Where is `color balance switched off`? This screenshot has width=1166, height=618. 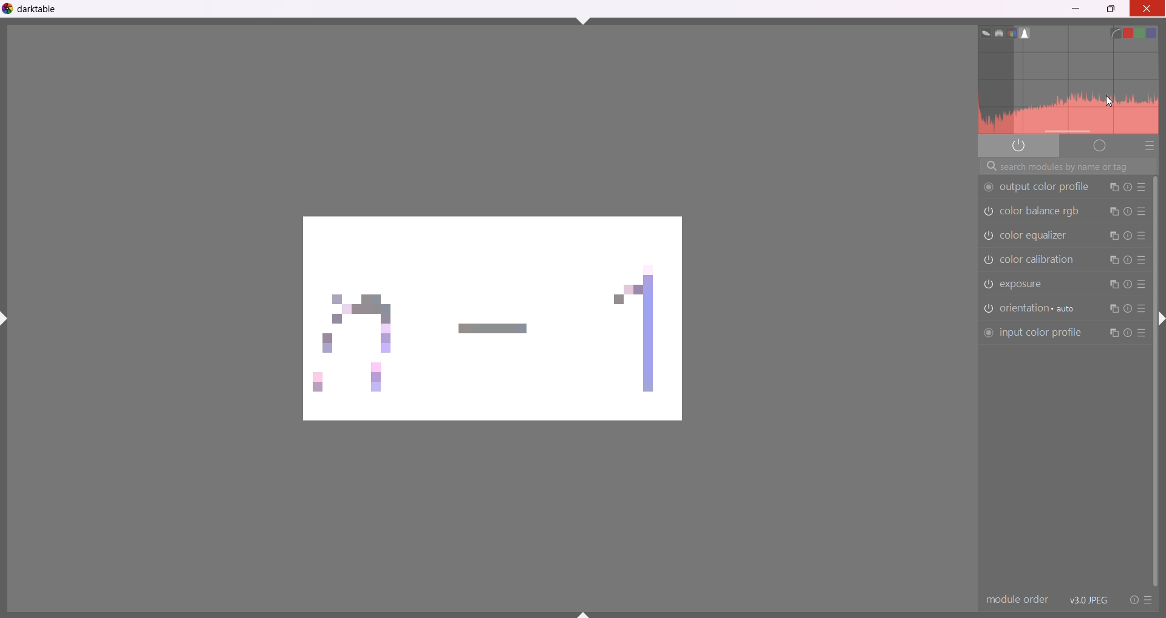 color balance switched off is located at coordinates (987, 260).